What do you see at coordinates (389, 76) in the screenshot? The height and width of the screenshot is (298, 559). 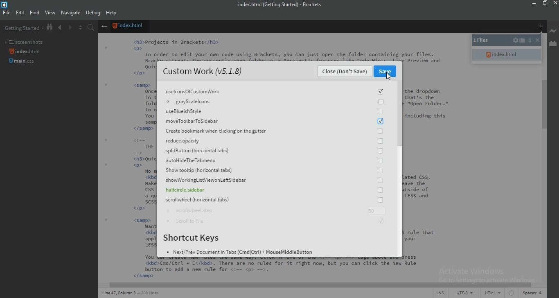 I see `cursor on save ` at bounding box center [389, 76].